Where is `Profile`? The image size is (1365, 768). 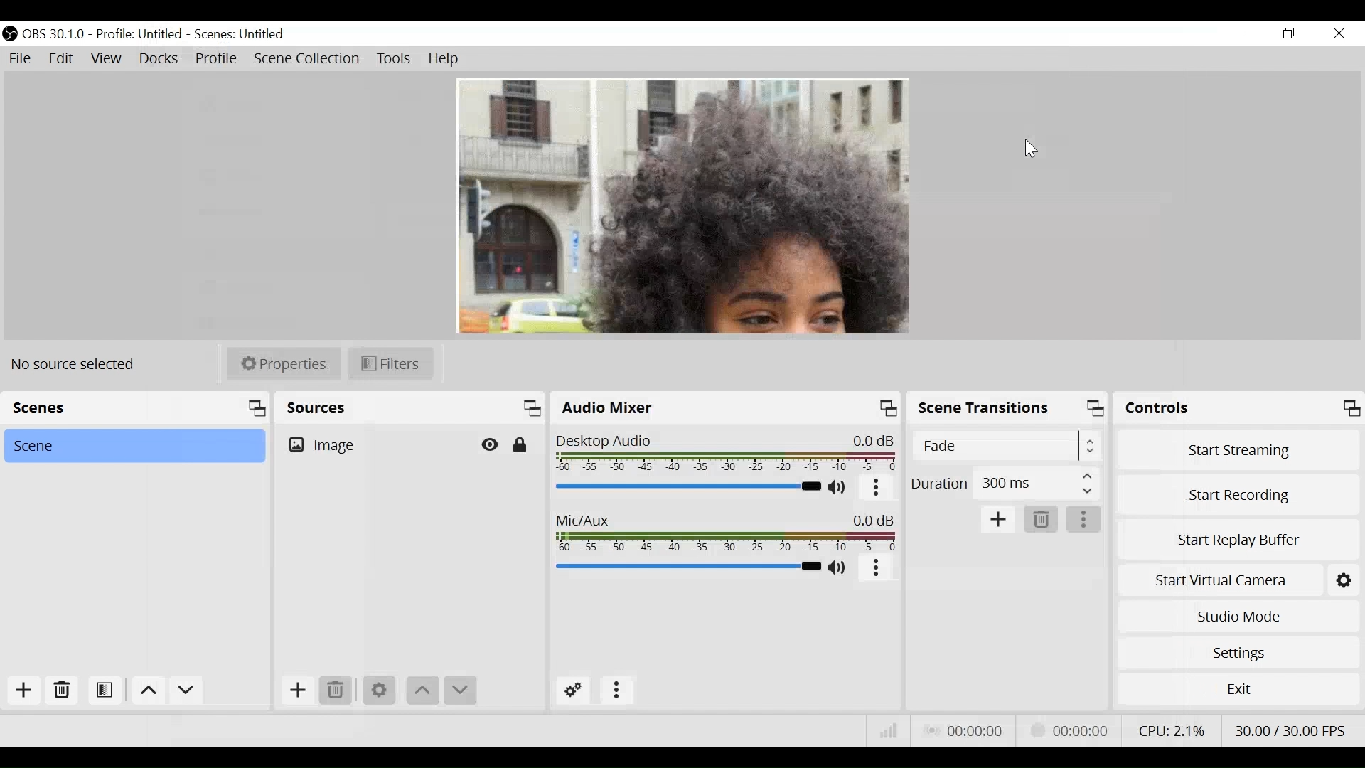
Profile is located at coordinates (215, 58).